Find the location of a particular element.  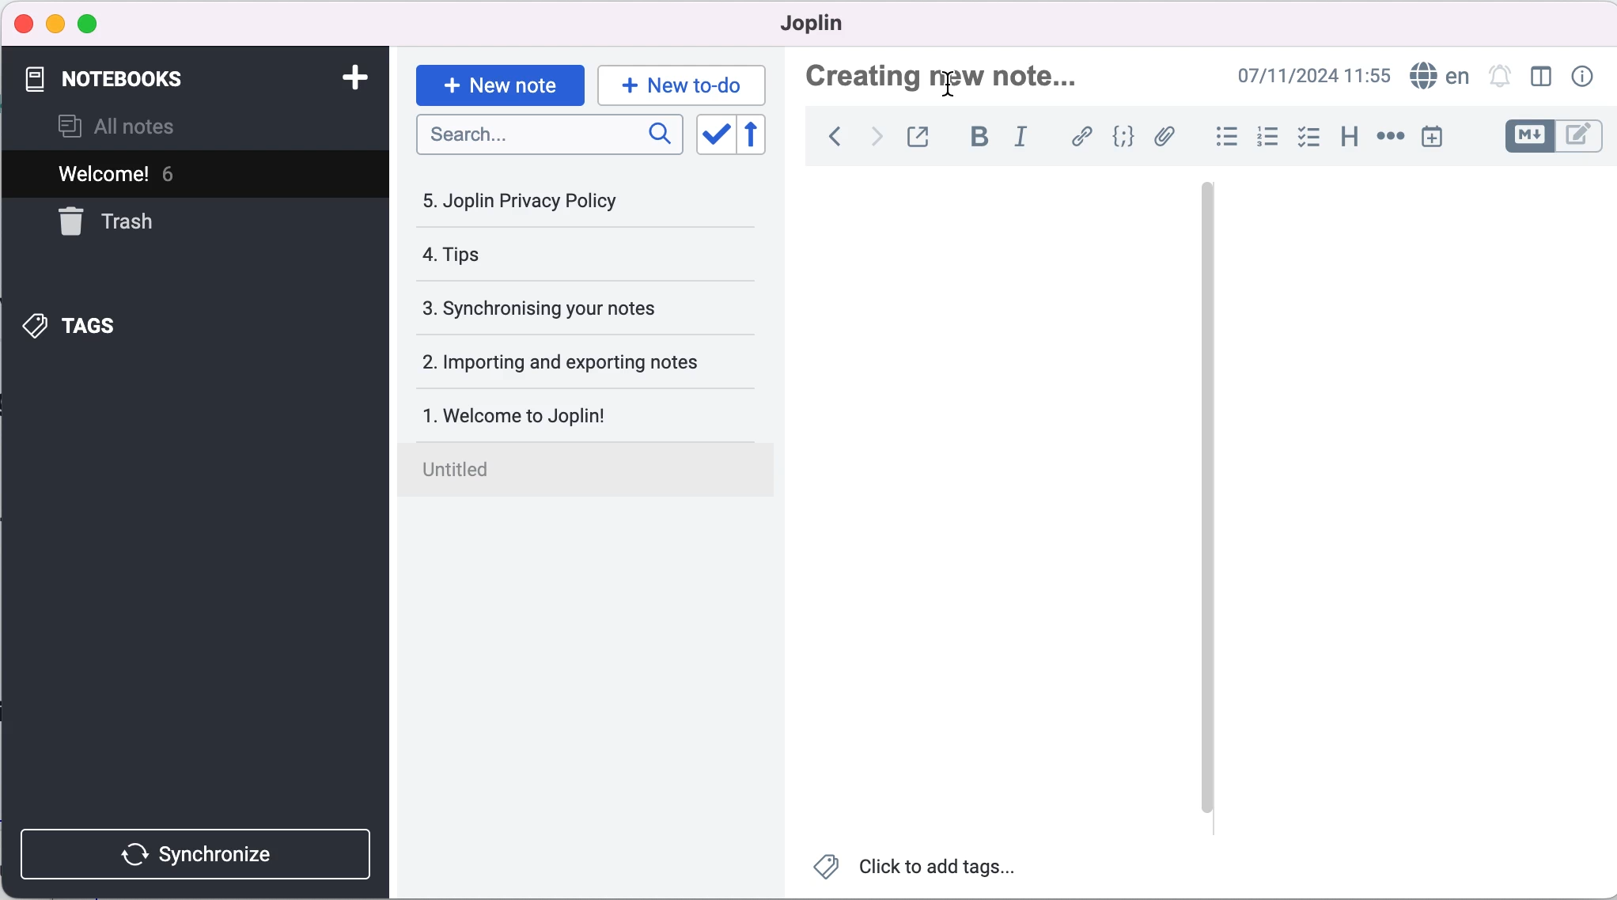

heading is located at coordinates (1344, 138).